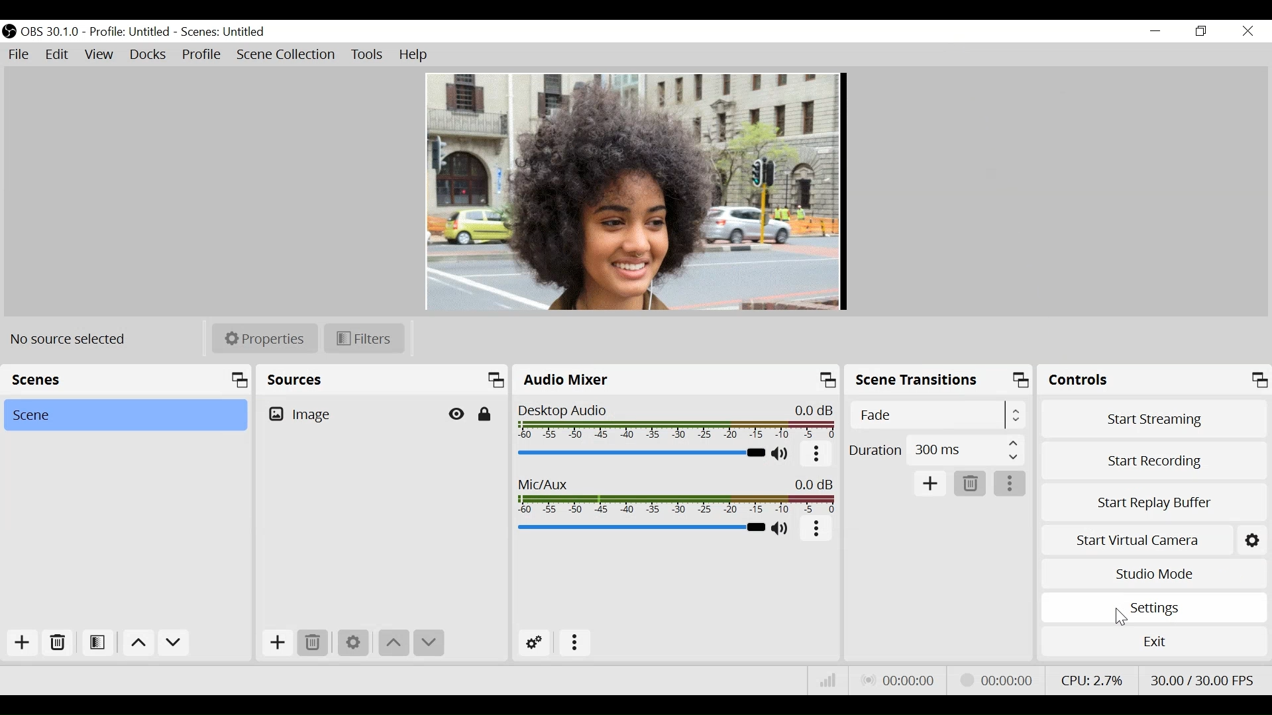  What do you see at coordinates (146, 55) in the screenshot?
I see `Docks` at bounding box center [146, 55].